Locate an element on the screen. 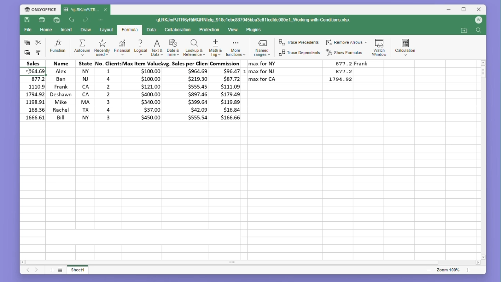 The image size is (501, 282). max item value is located at coordinates (141, 90).